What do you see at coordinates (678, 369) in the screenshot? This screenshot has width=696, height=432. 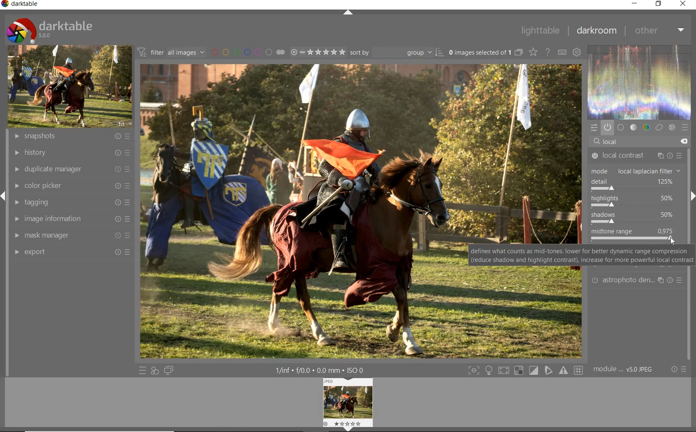 I see `reset or presets & preferences` at bounding box center [678, 369].